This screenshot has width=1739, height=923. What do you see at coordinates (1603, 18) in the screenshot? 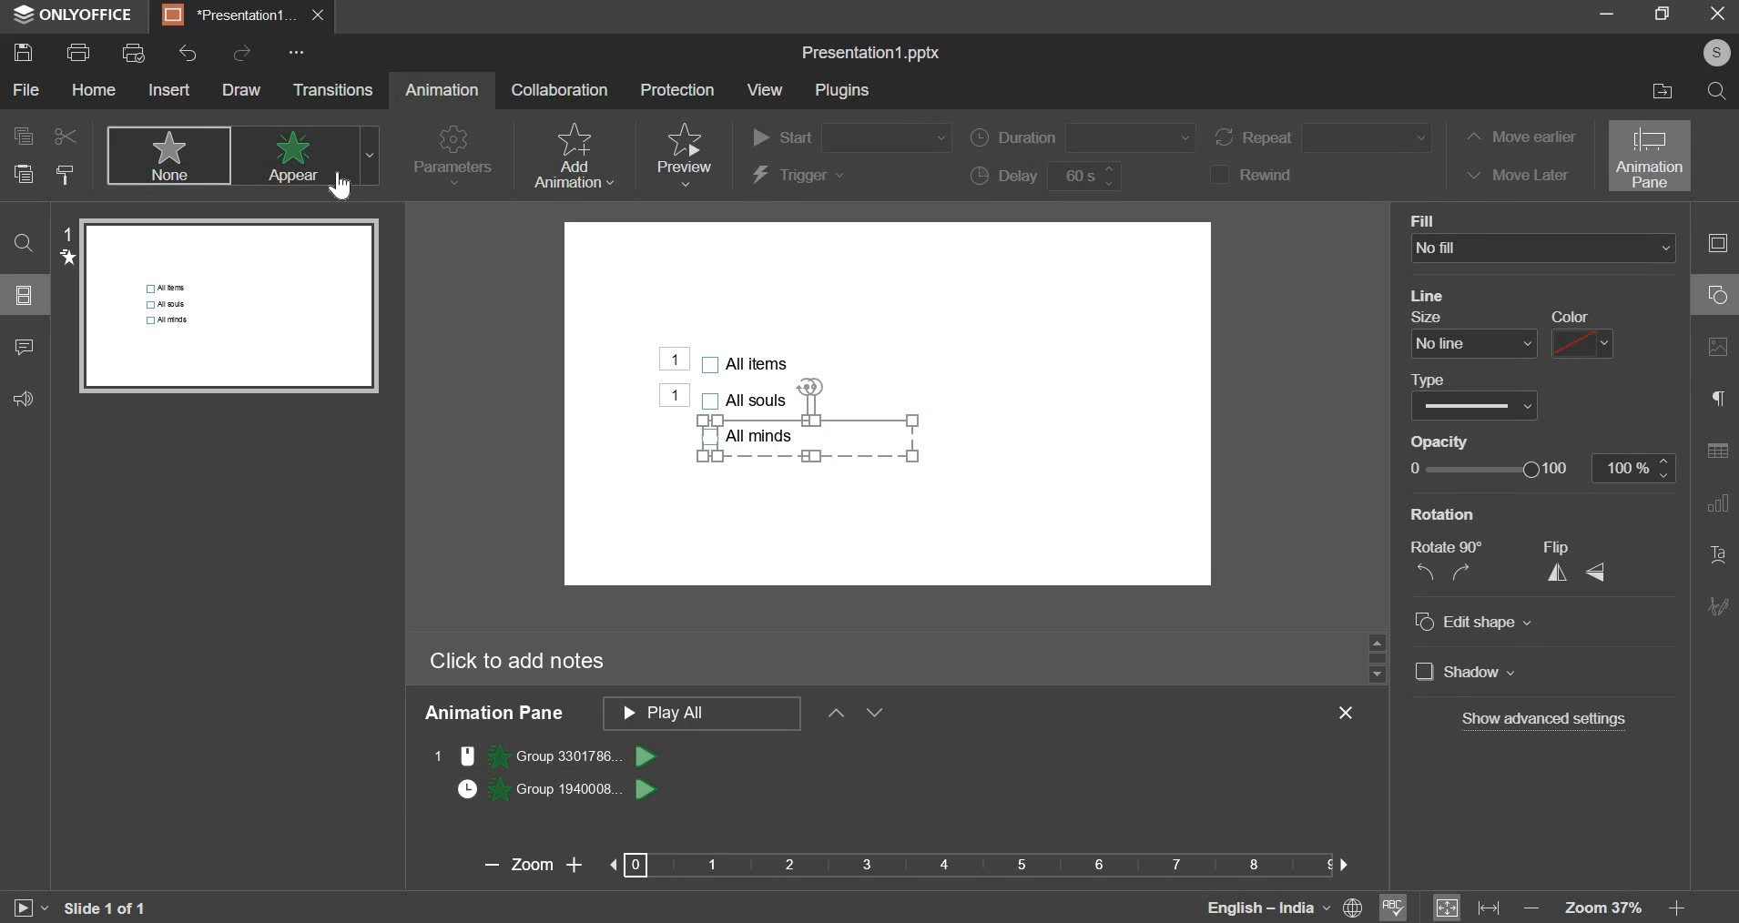
I see `minimize` at bounding box center [1603, 18].